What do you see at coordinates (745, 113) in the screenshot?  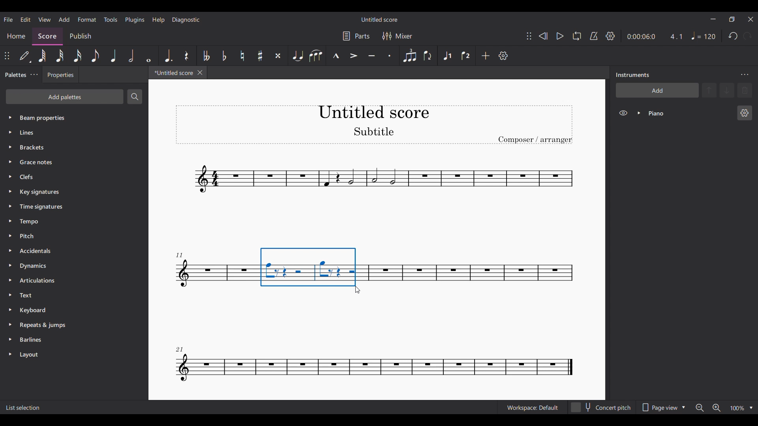 I see `Instrument settings` at bounding box center [745, 113].